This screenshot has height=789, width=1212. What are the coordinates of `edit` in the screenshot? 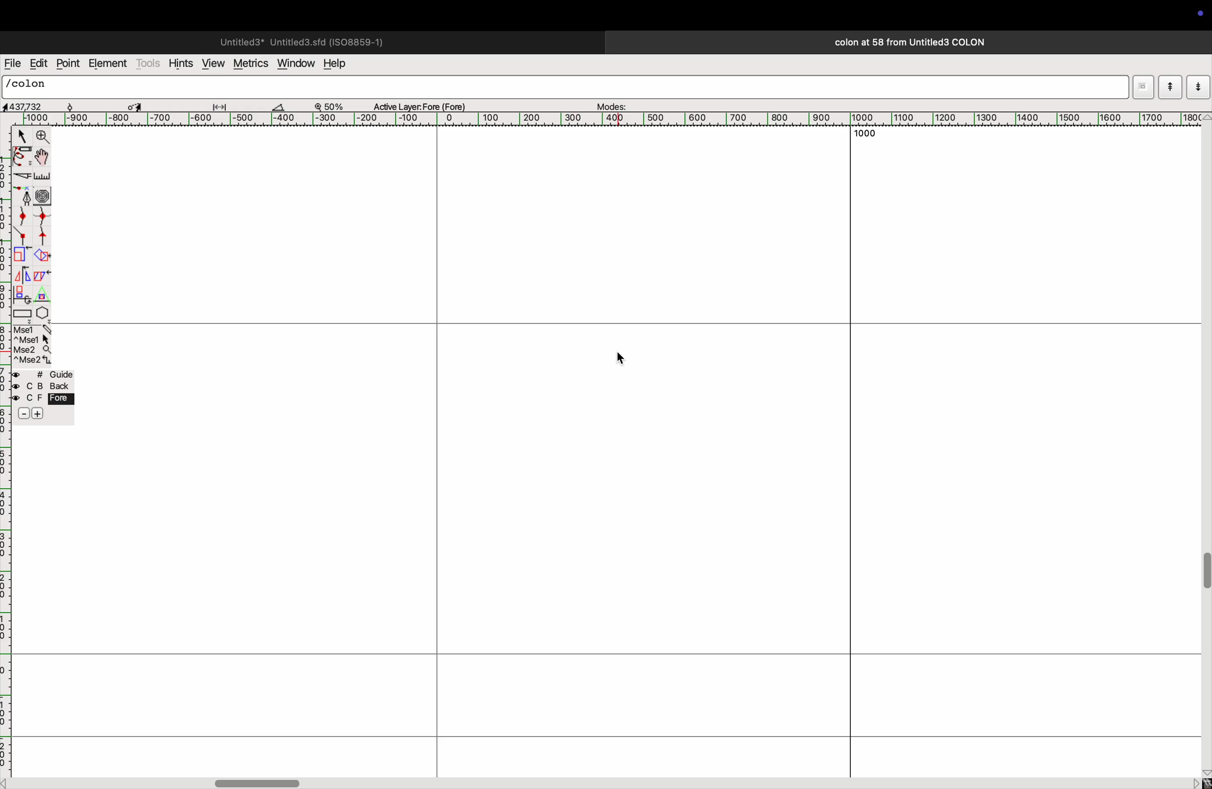 It's located at (38, 63).